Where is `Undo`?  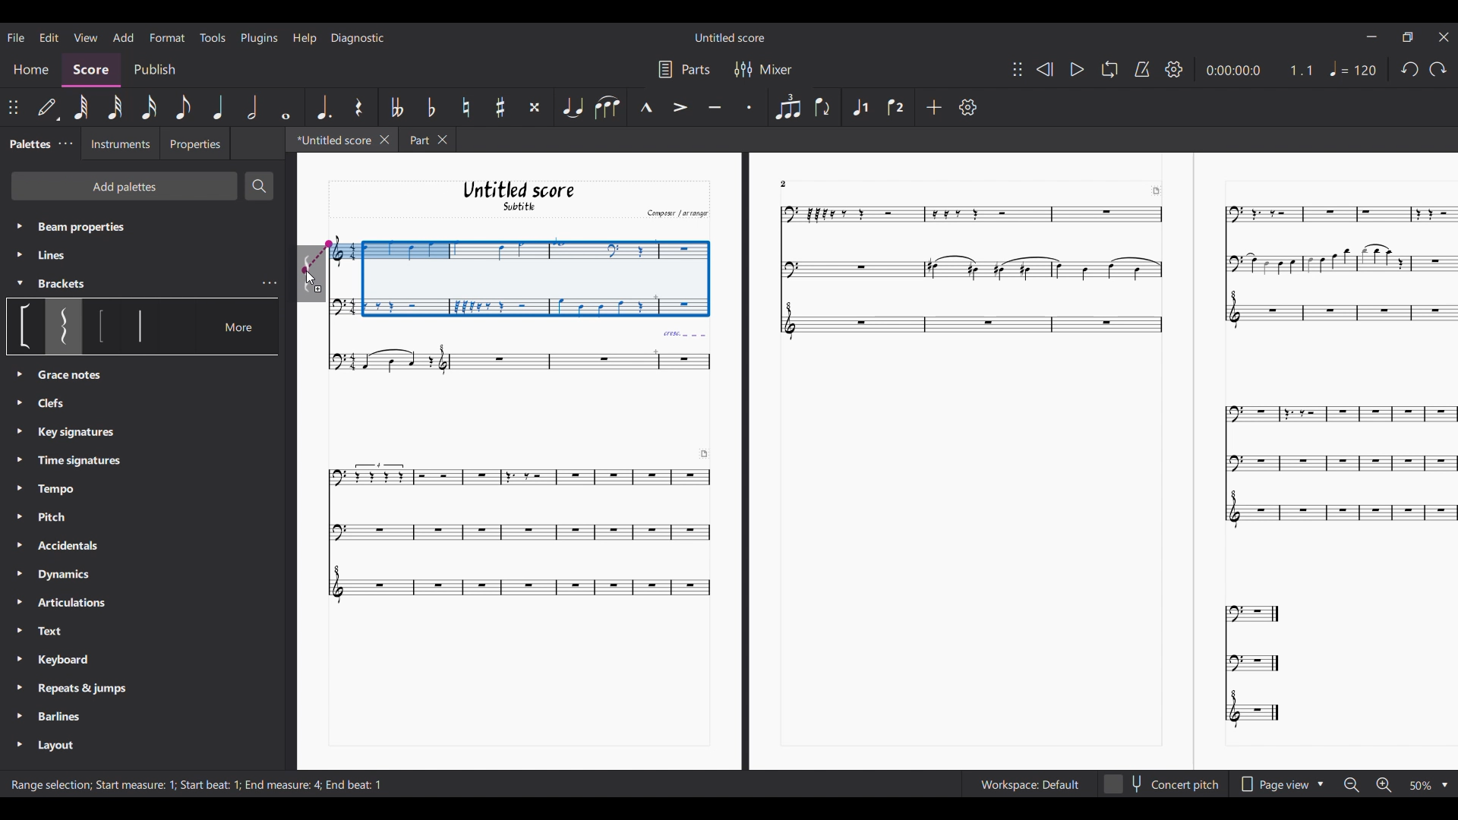 Undo is located at coordinates (1437, 72).